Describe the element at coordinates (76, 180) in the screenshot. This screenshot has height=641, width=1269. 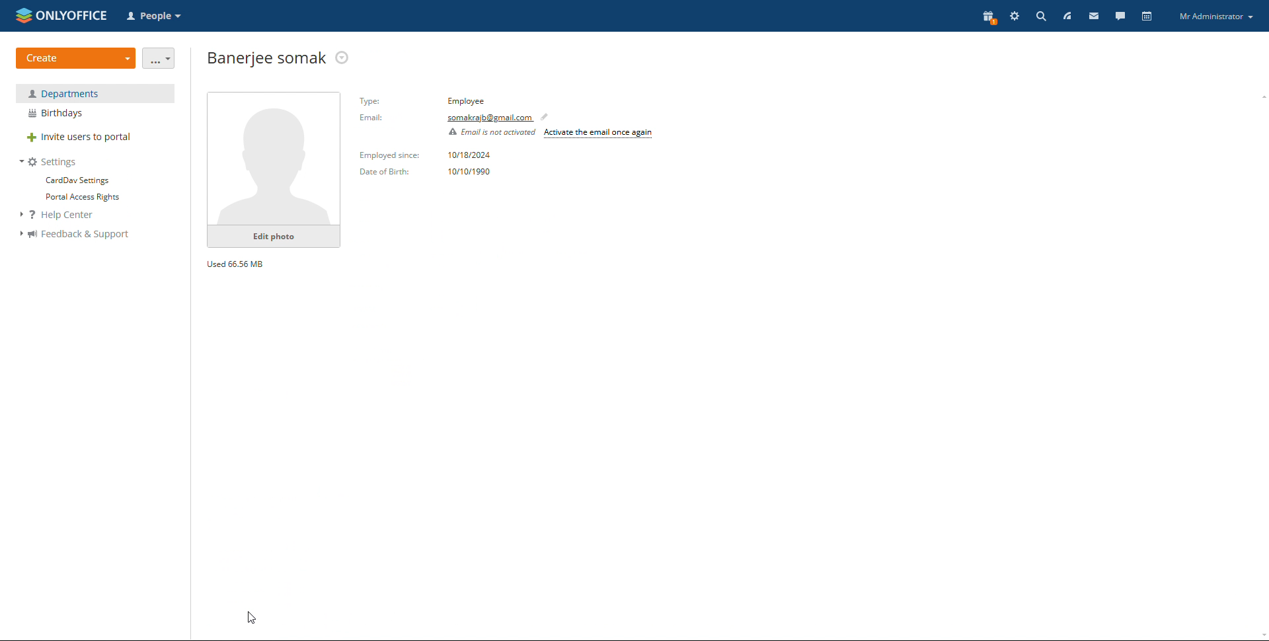
I see `carddev settings` at that location.